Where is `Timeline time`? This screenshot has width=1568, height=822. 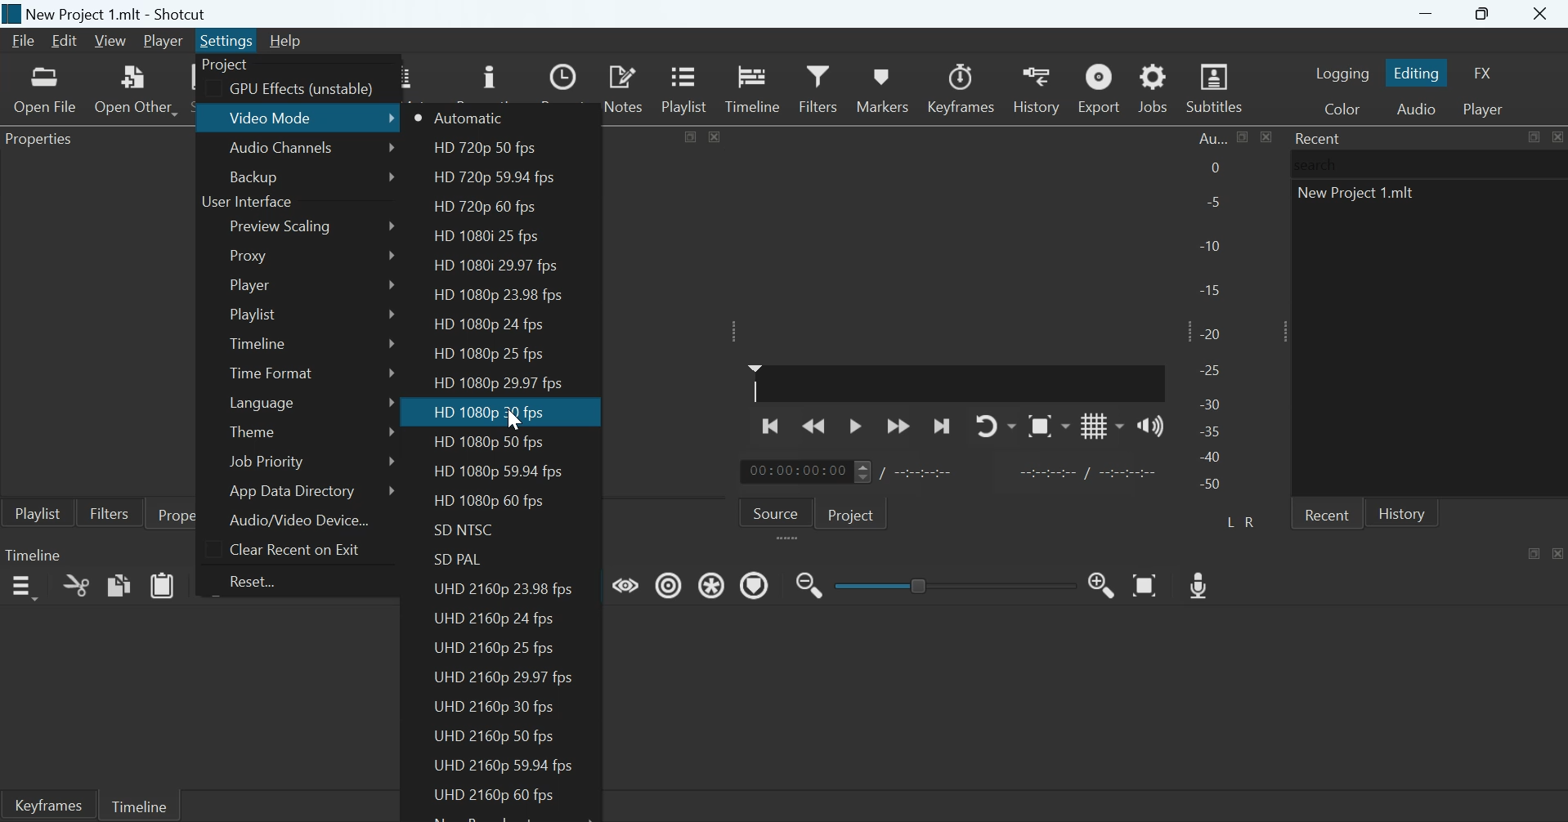 Timeline time is located at coordinates (795, 471).